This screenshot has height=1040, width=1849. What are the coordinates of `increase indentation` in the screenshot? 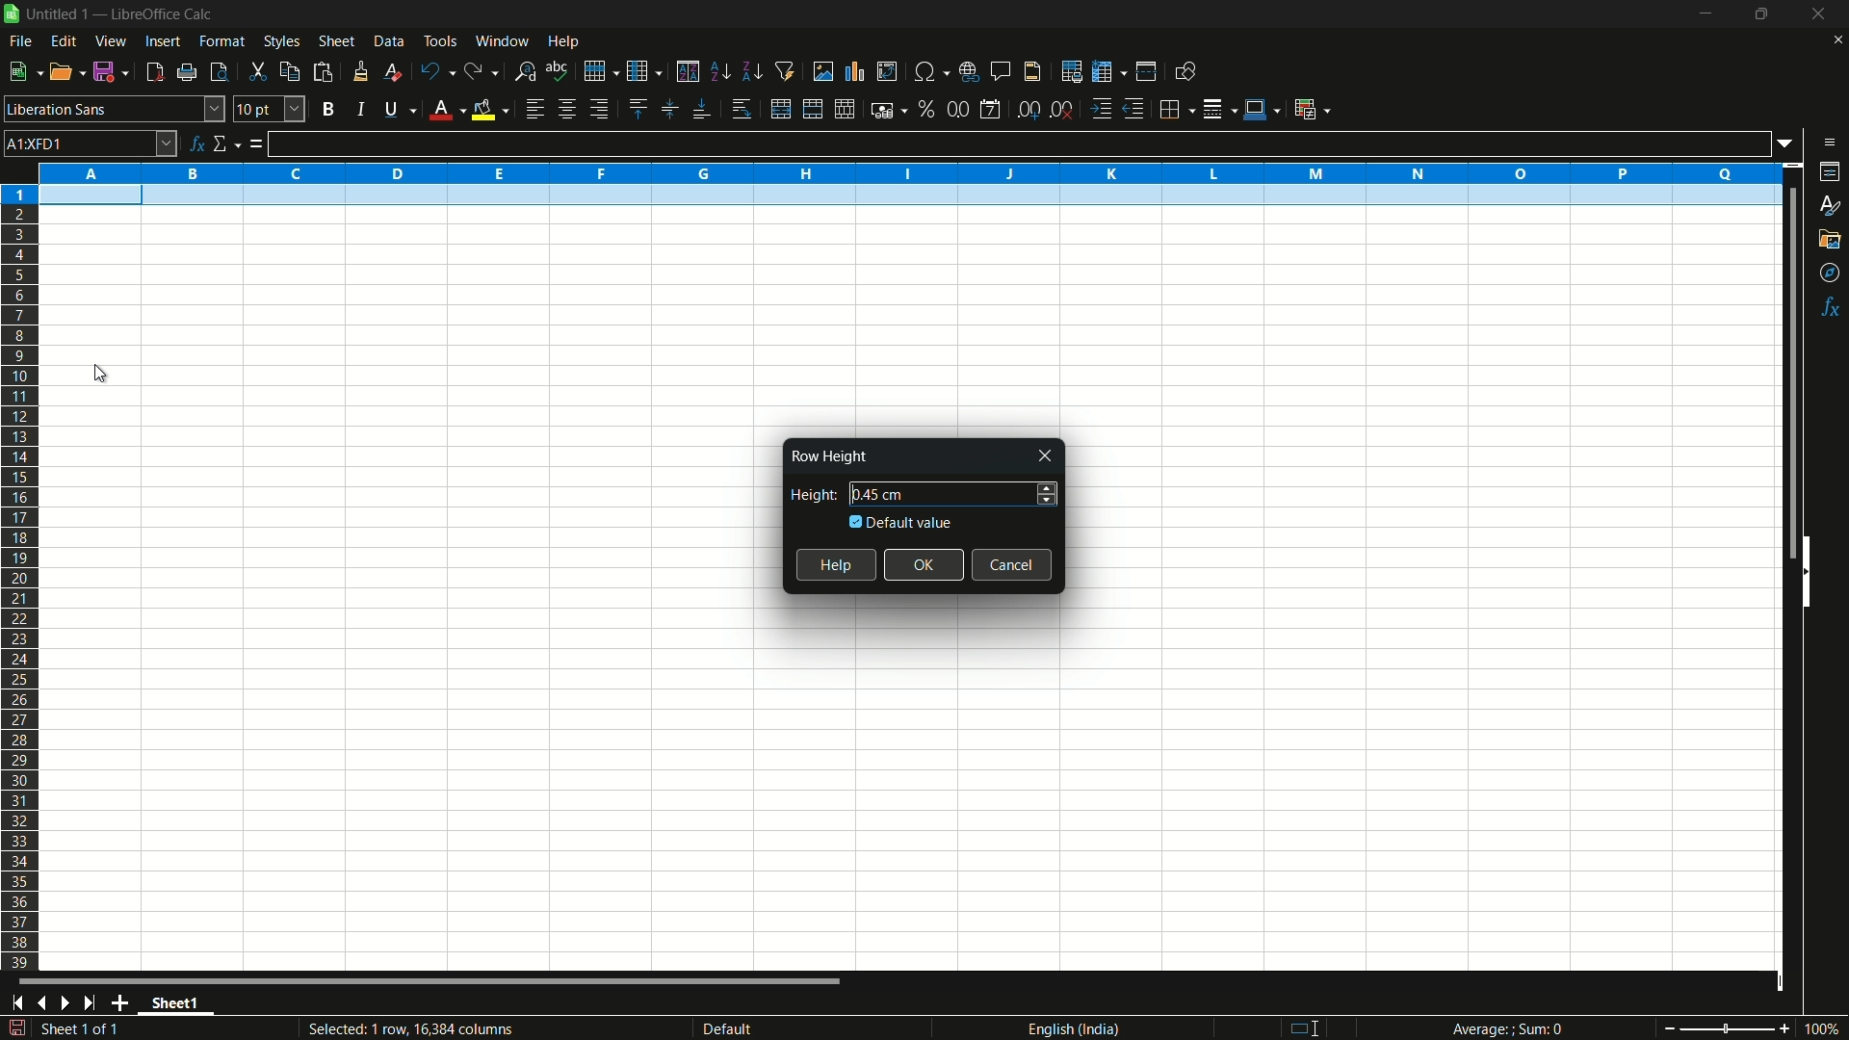 It's located at (1102, 109).